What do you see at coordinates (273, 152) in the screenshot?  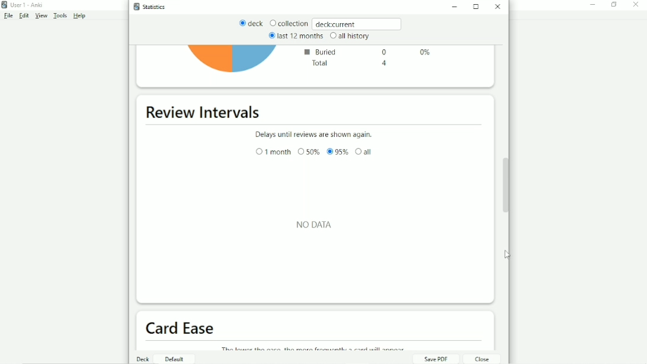 I see `1 month` at bounding box center [273, 152].